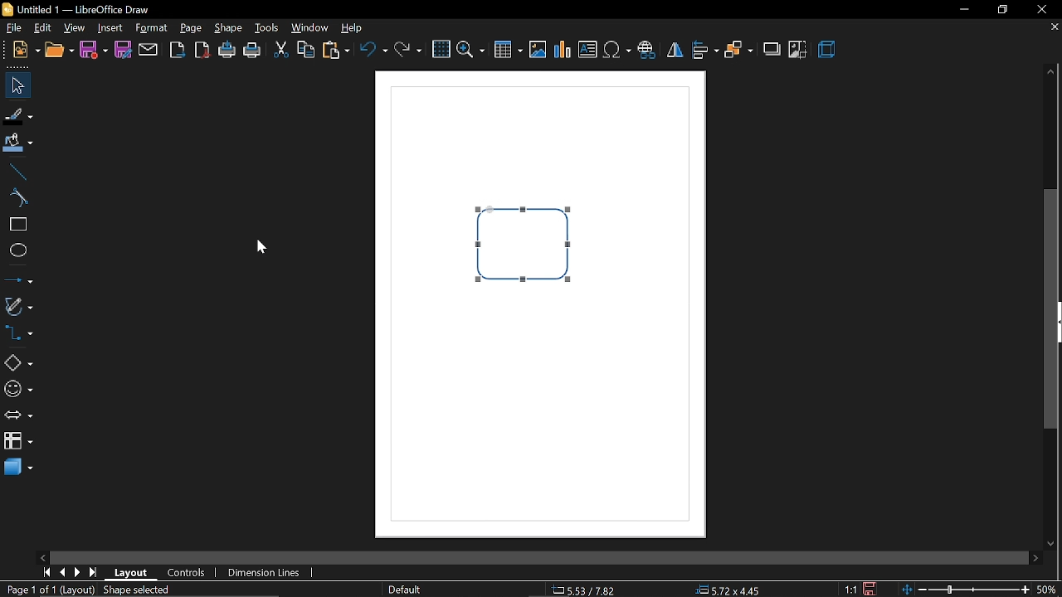  Describe the element at coordinates (505, 231) in the screenshot. I see `thickness increased` at that location.